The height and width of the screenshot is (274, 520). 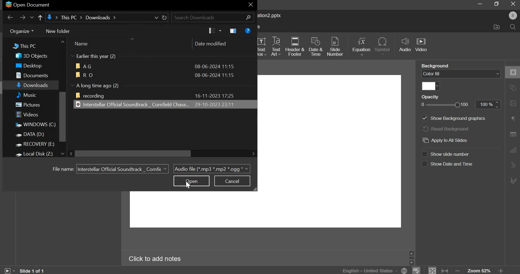 What do you see at coordinates (513, 27) in the screenshot?
I see `search` at bounding box center [513, 27].